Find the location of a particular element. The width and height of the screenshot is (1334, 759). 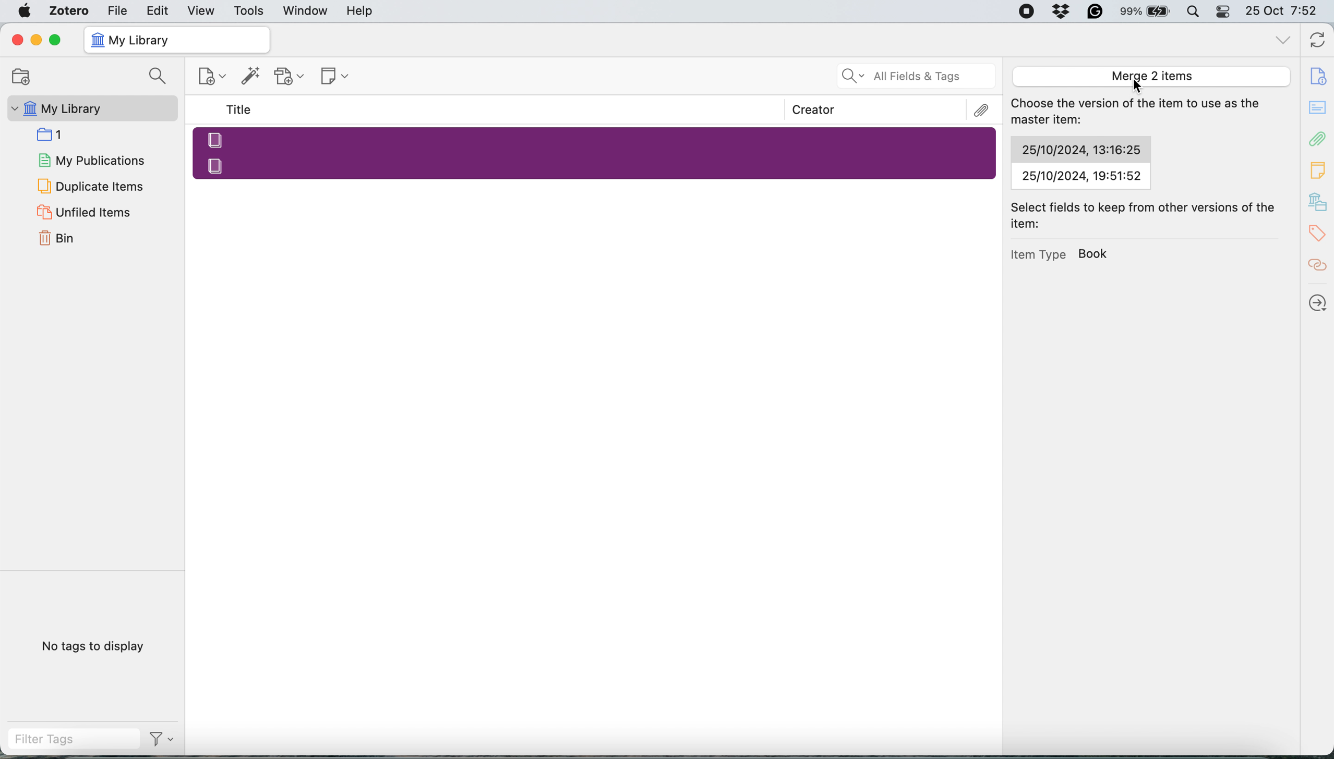

Blank Entry 2 Selected is located at coordinates (596, 165).